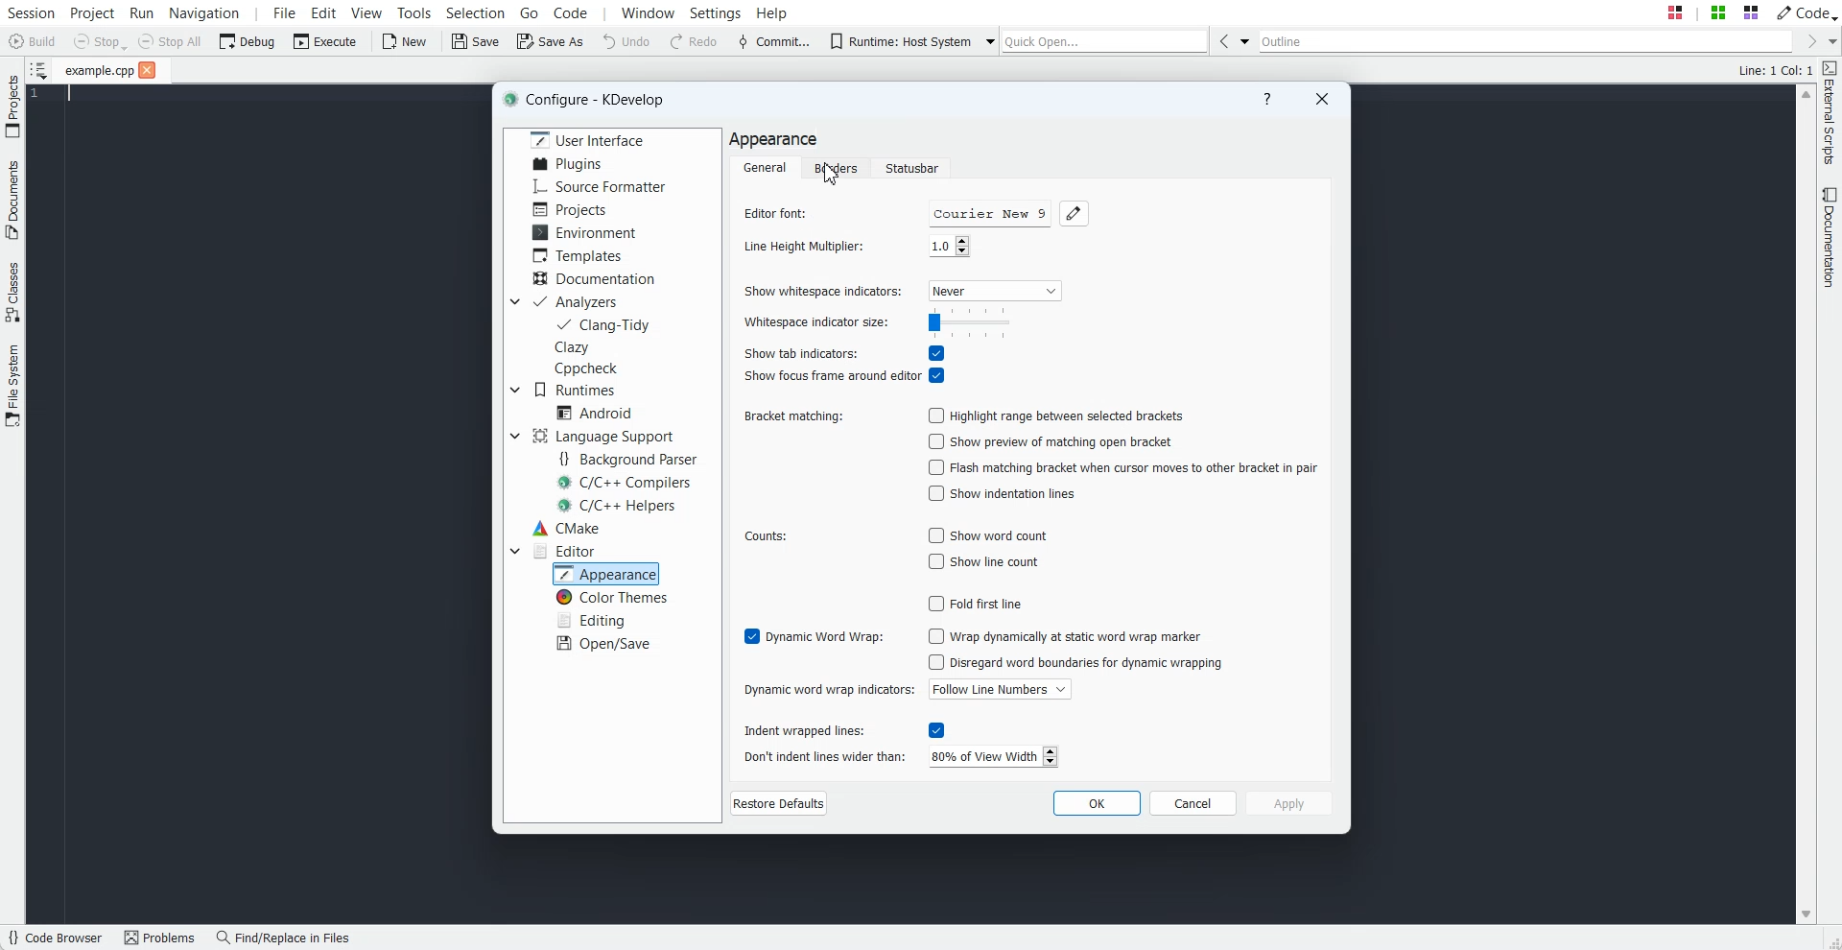 Image resolution: width=1842 pixels, height=950 pixels. What do you see at coordinates (605, 644) in the screenshot?
I see `Open/Save` at bounding box center [605, 644].